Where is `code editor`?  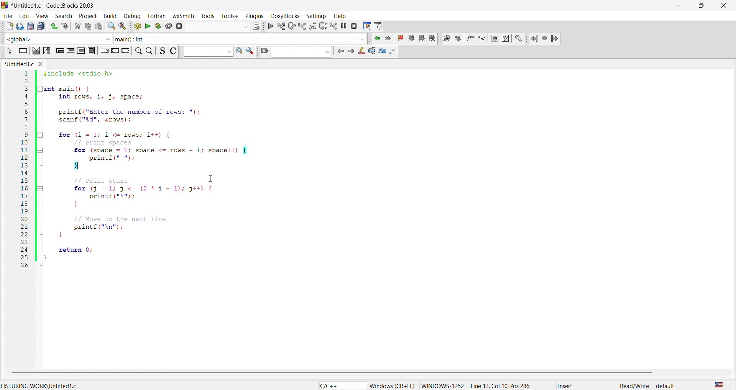 code editor is located at coordinates (381, 179).